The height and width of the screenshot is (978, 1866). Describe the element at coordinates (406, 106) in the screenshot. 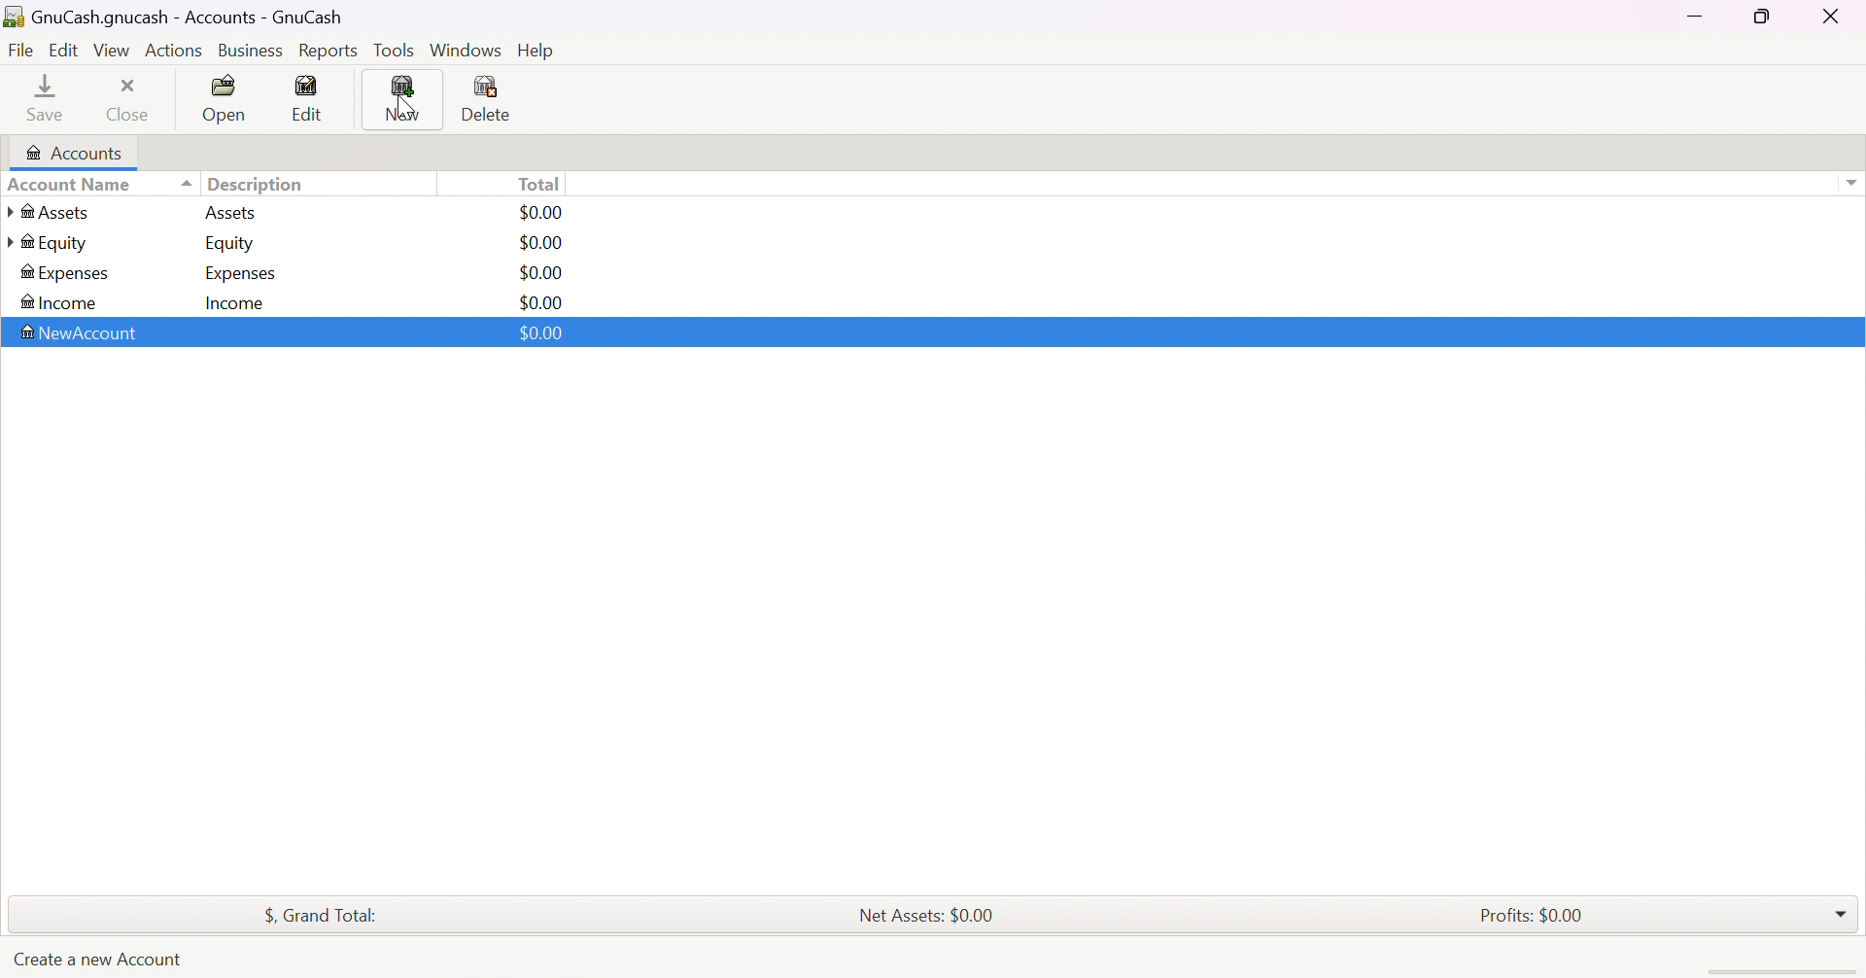

I see `Cursor` at that location.